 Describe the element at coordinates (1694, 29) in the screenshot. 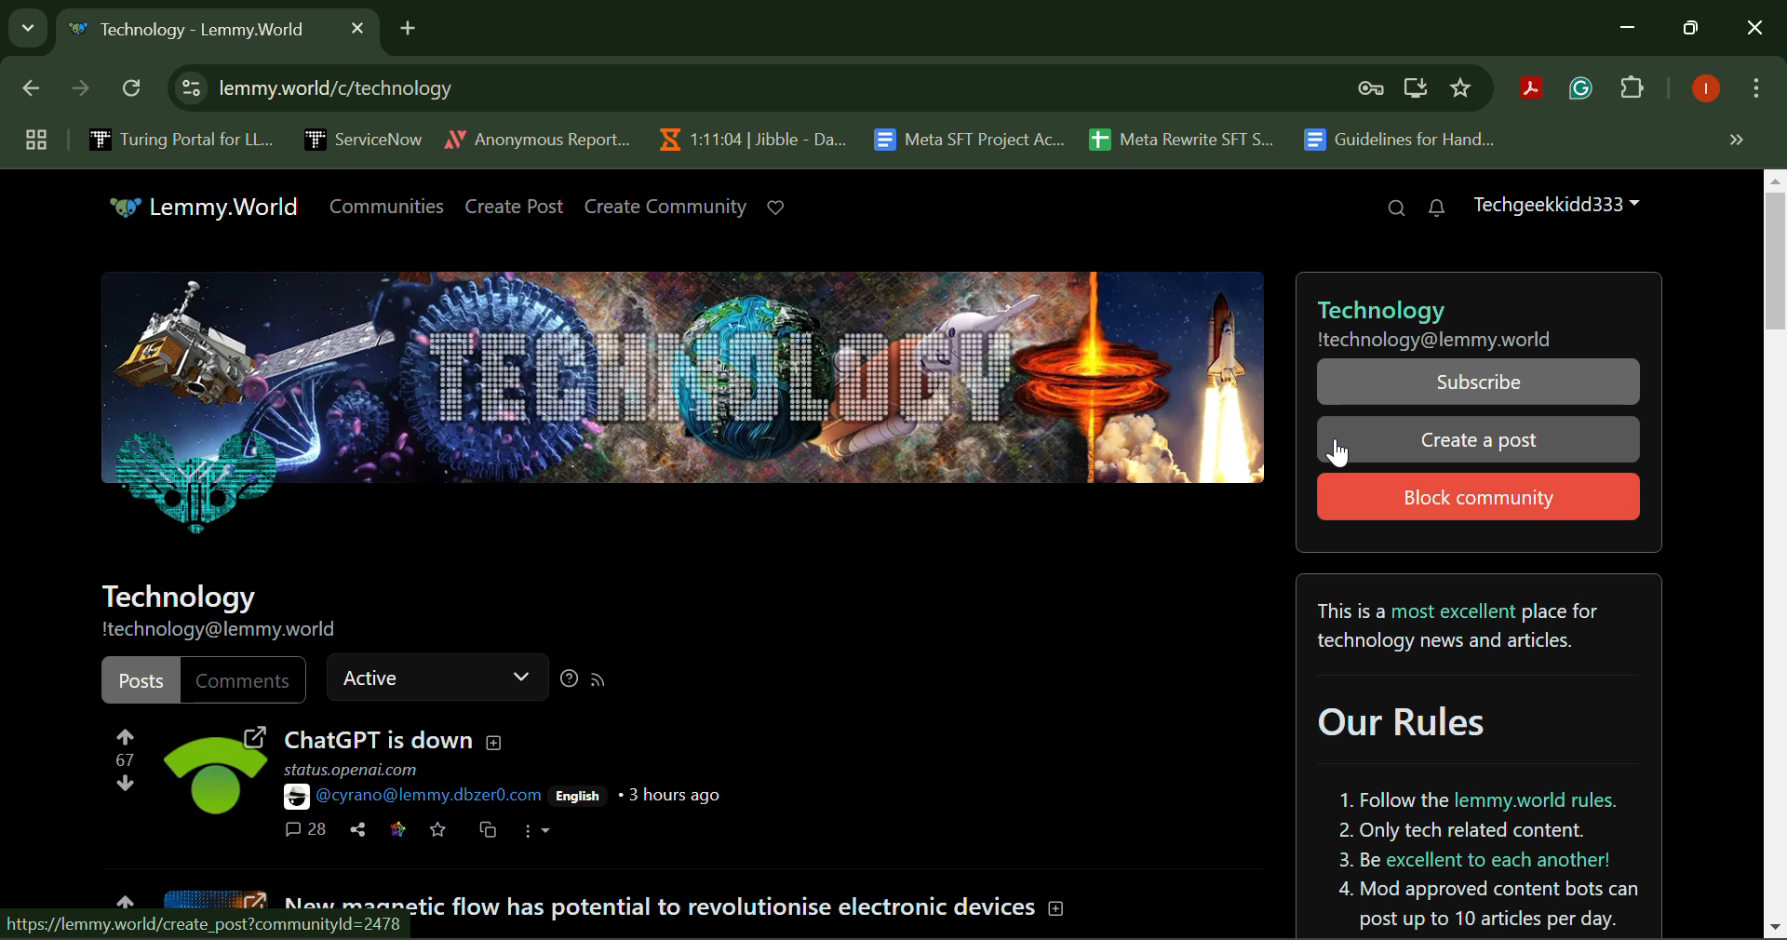

I see `Minimize` at that location.